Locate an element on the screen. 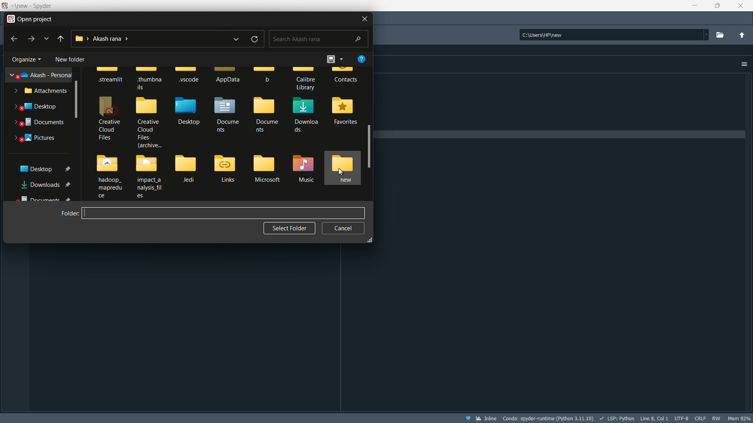 The height and width of the screenshot is (423, 753). search bar is located at coordinates (318, 38).